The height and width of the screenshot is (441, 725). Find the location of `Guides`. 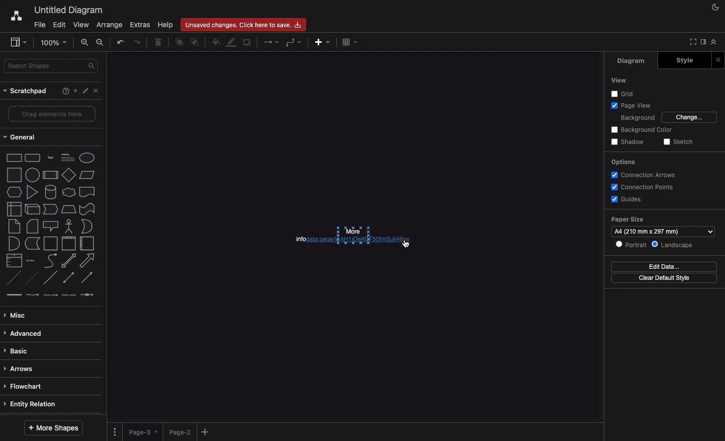

Guides is located at coordinates (626, 199).